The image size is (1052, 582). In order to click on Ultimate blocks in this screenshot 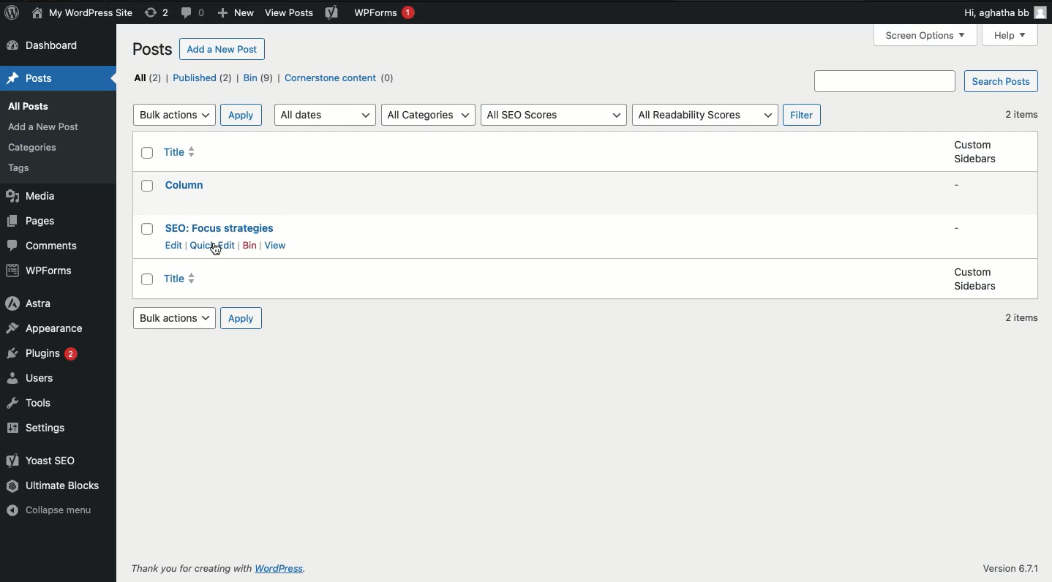, I will do `click(55, 485)`.